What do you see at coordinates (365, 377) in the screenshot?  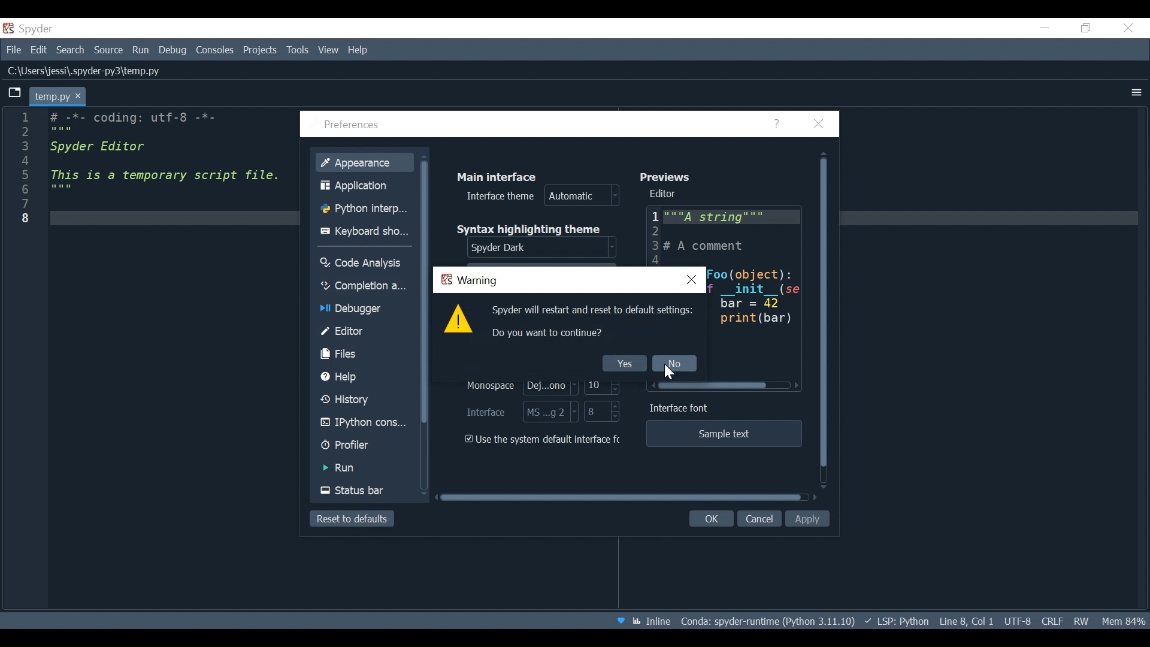 I see `Help` at bounding box center [365, 377].